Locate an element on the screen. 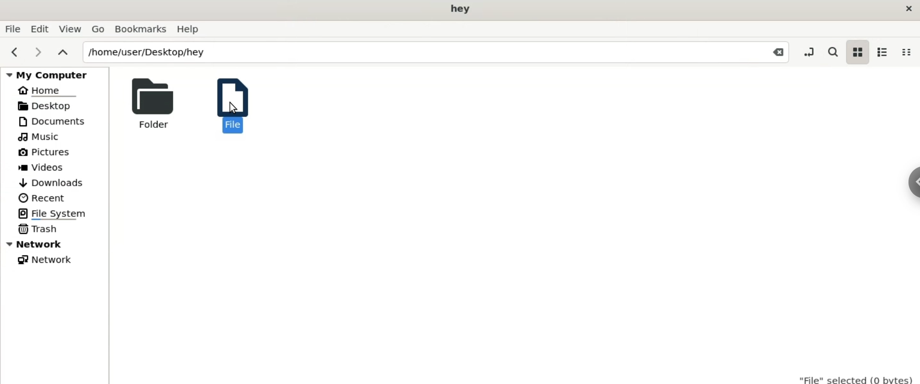 The width and height of the screenshot is (920, 384). documents is located at coordinates (56, 121).